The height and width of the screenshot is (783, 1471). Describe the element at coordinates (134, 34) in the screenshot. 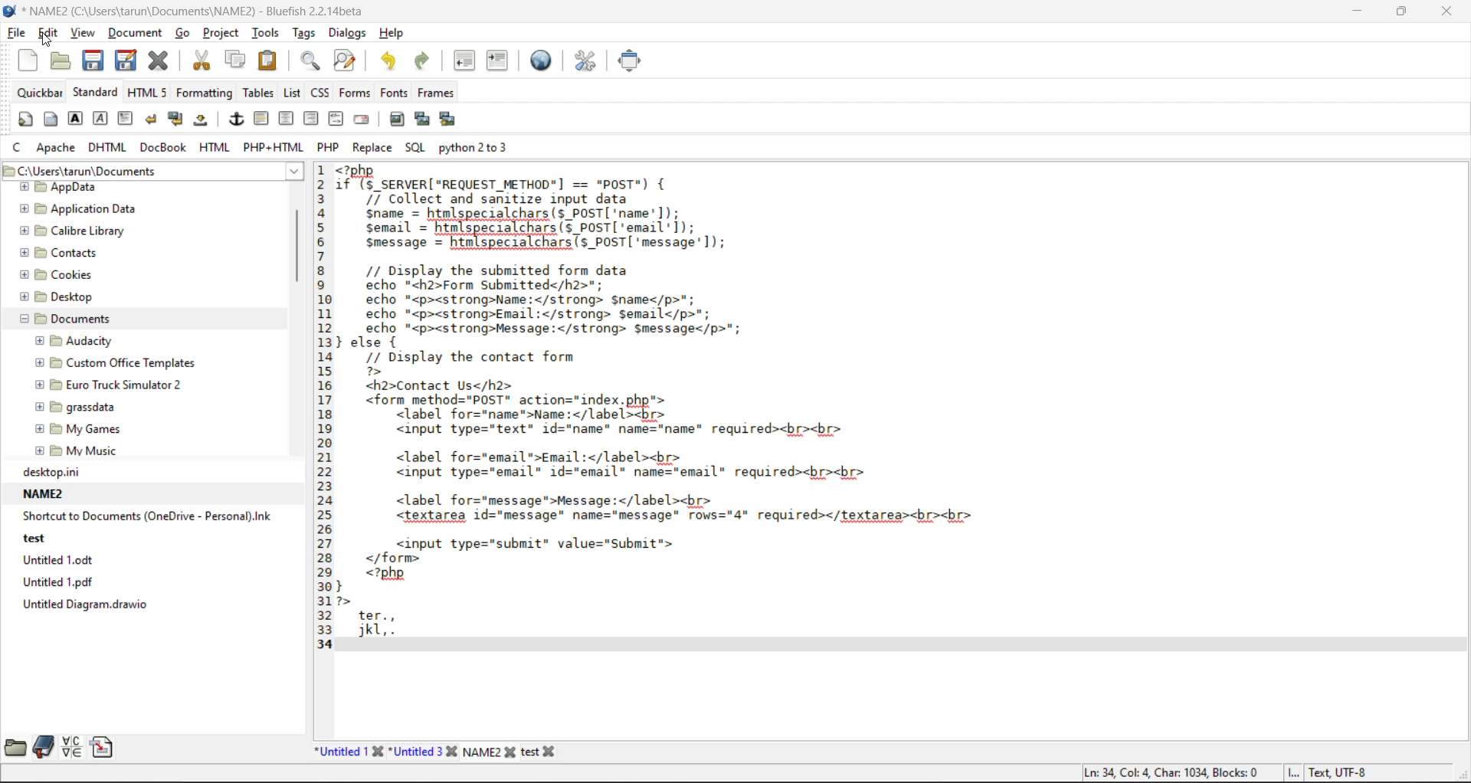

I see `document` at that location.